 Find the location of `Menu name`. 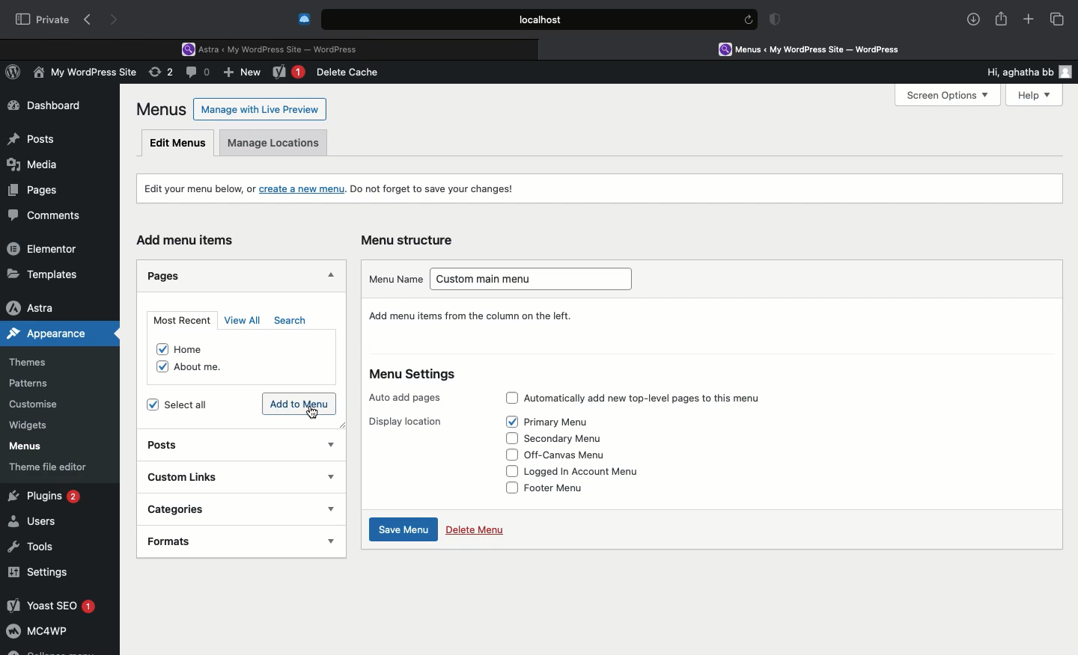

Menu name is located at coordinates (395, 278).